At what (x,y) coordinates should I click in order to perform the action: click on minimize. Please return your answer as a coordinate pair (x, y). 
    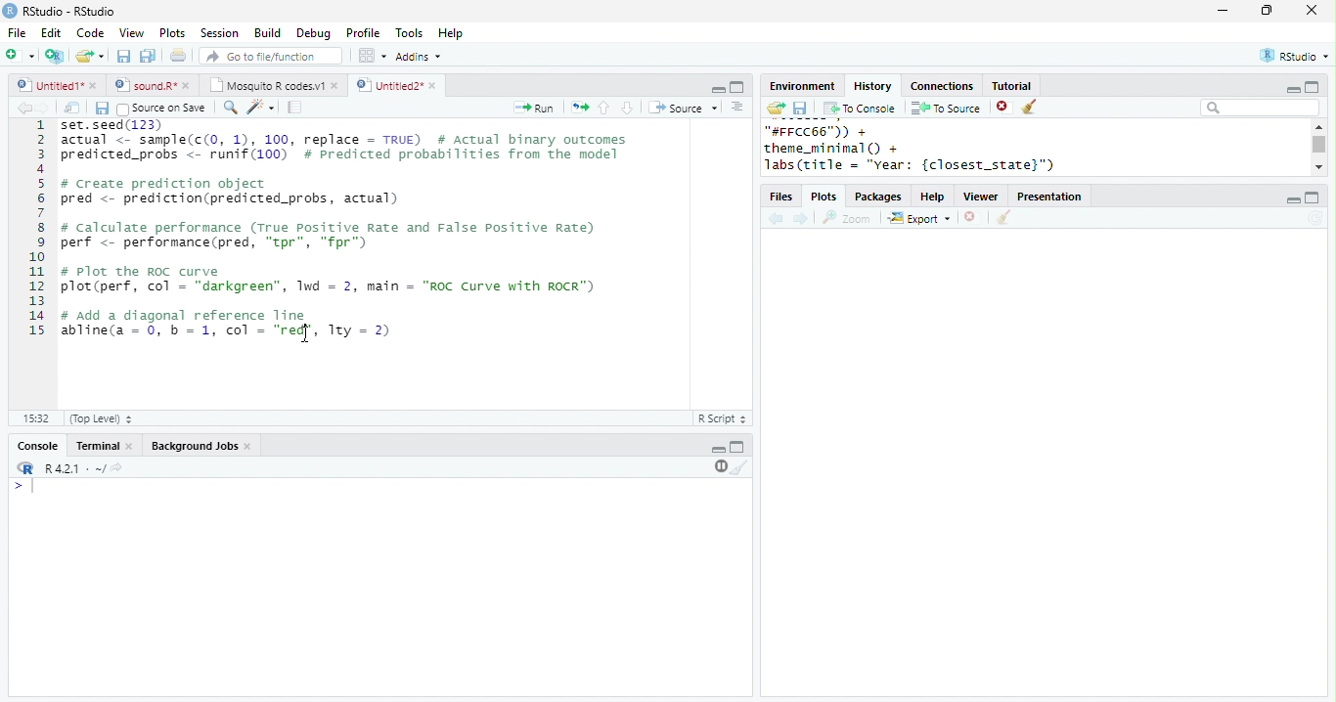
    Looking at the image, I should click on (1292, 200).